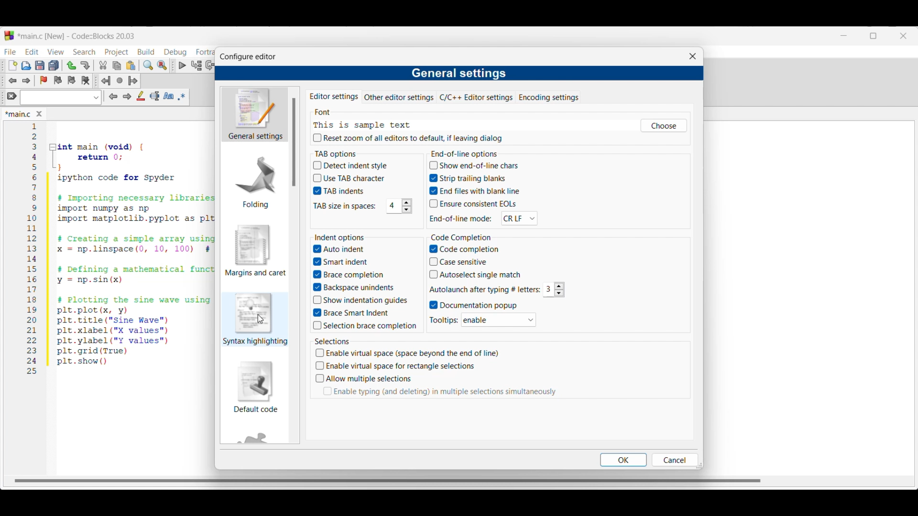  Describe the element at coordinates (874, 36) in the screenshot. I see `Change tab dimension` at that location.